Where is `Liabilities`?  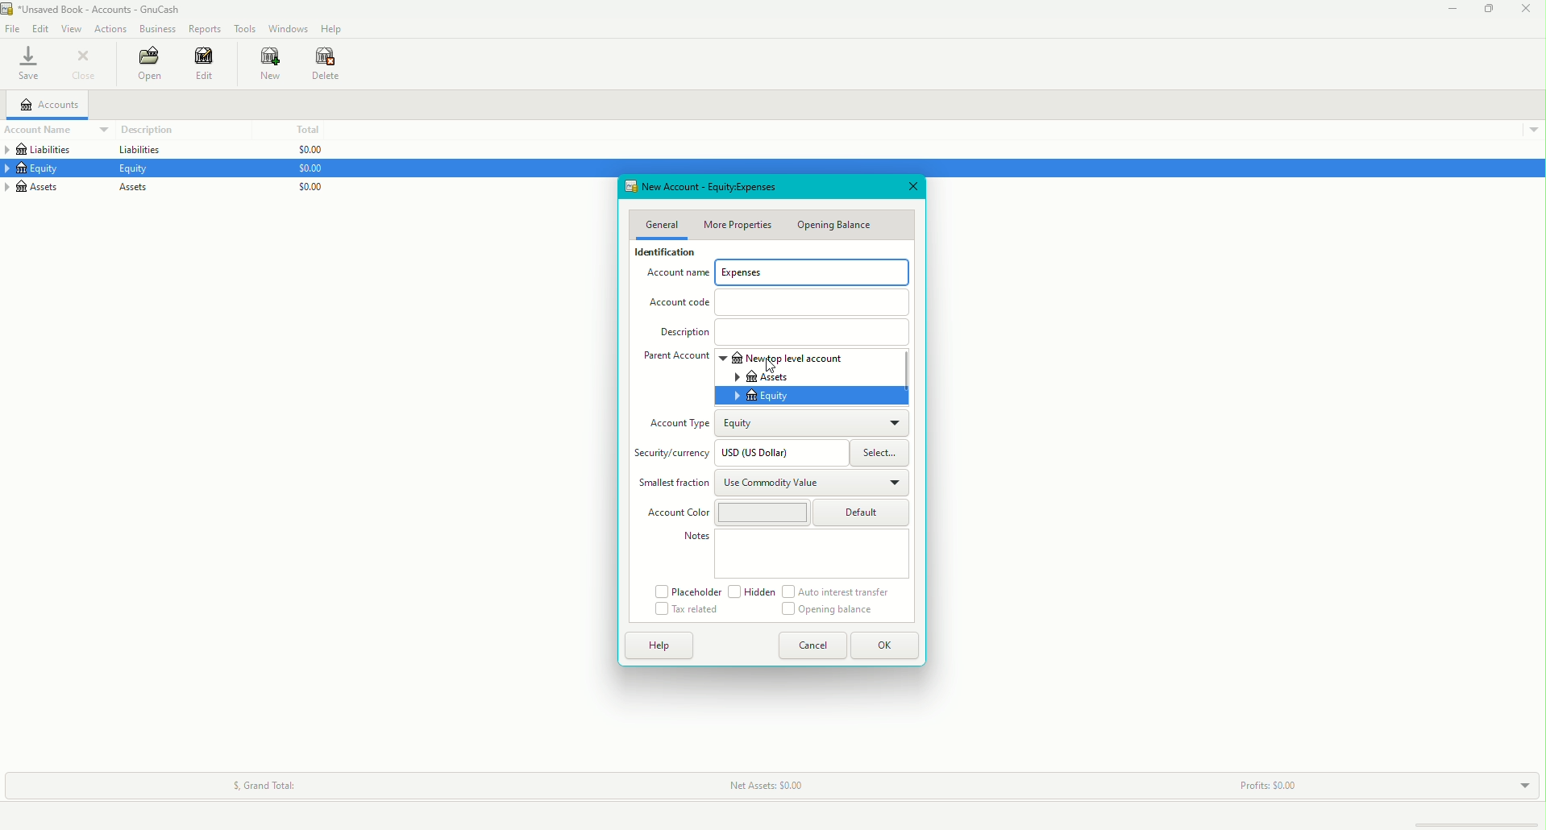
Liabilities is located at coordinates (47, 150).